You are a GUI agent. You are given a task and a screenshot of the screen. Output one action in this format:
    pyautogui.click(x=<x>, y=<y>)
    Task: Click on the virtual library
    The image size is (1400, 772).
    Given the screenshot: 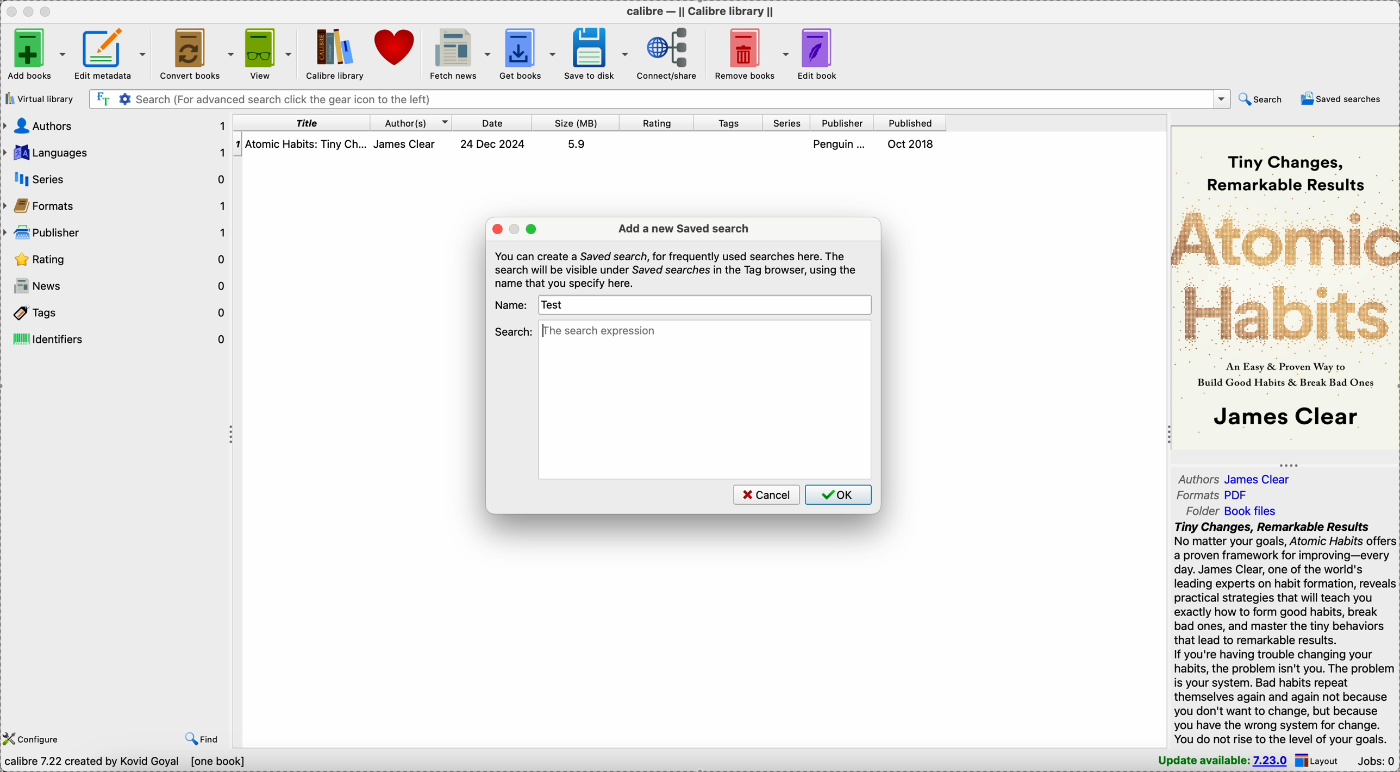 What is the action you would take?
    pyautogui.click(x=39, y=99)
    